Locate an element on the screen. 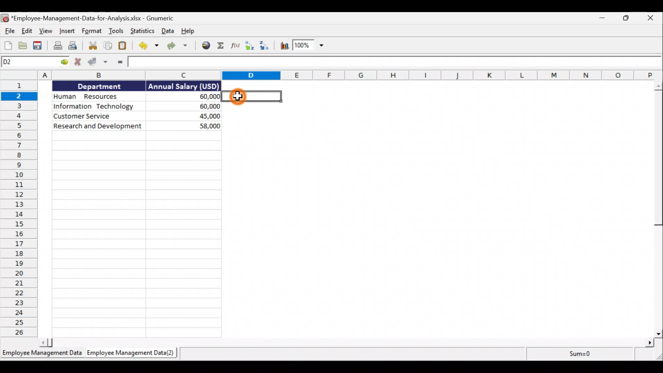 Image resolution: width=663 pixels, height=373 pixels. Copy the selection is located at coordinates (108, 46).